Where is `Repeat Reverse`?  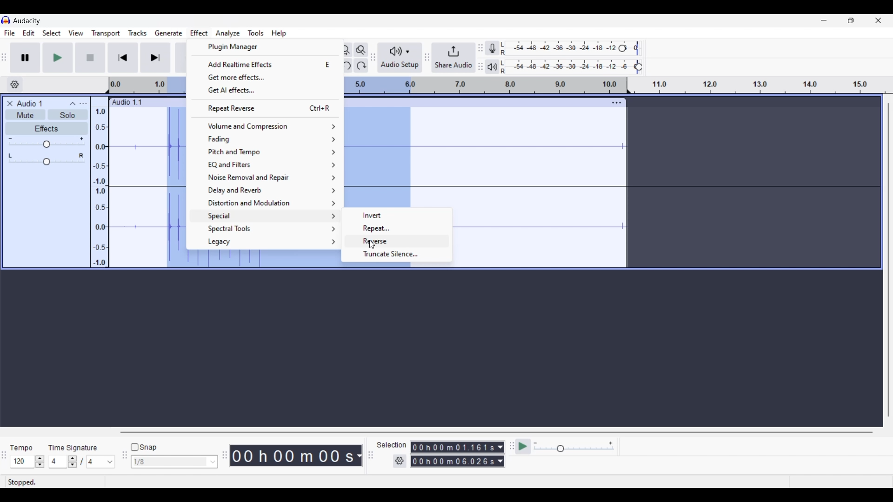 Repeat Reverse is located at coordinates (265, 108).